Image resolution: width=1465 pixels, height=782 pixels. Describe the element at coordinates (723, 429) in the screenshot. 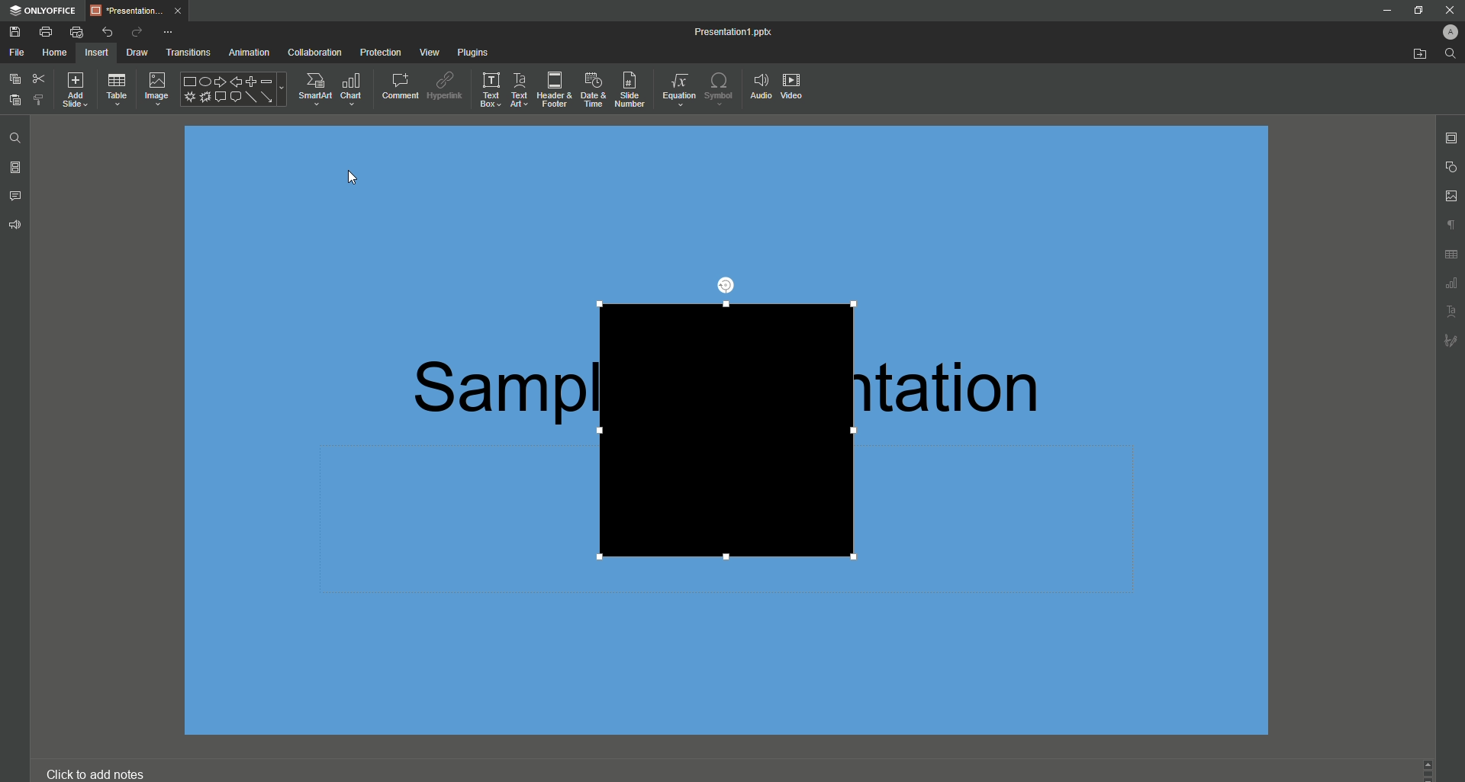

I see `Video` at that location.